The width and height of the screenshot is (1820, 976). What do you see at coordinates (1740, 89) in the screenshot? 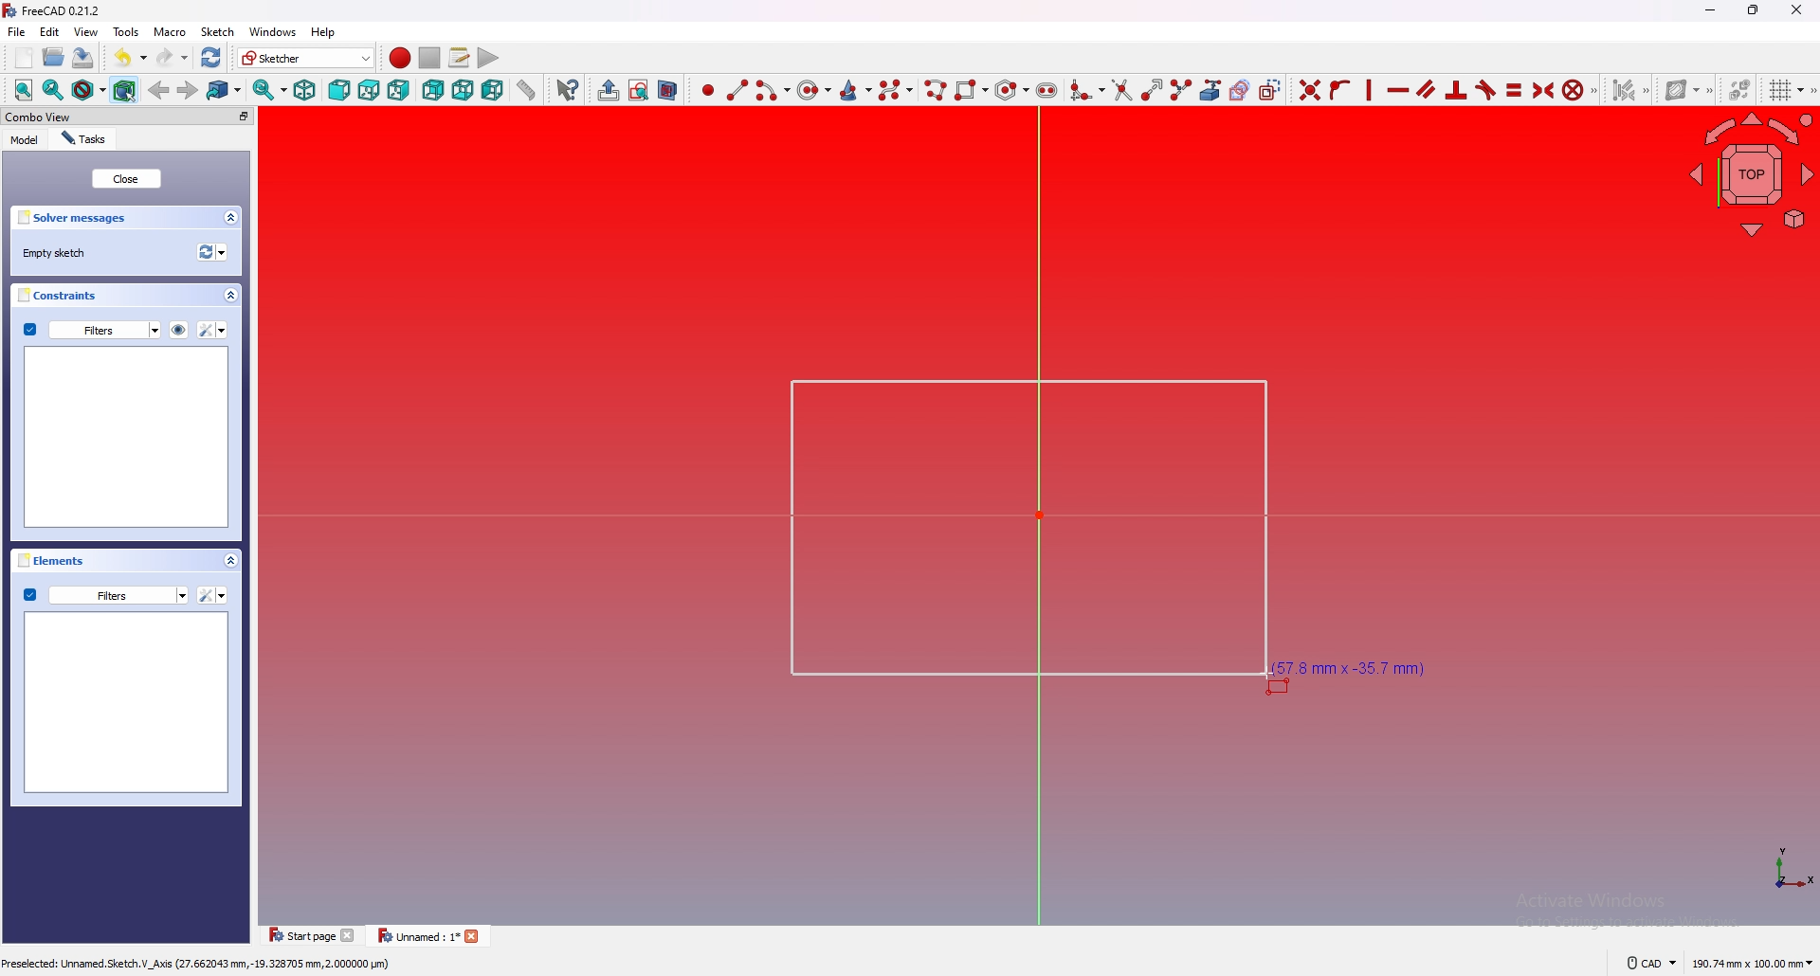
I see `switch virtual space` at bounding box center [1740, 89].